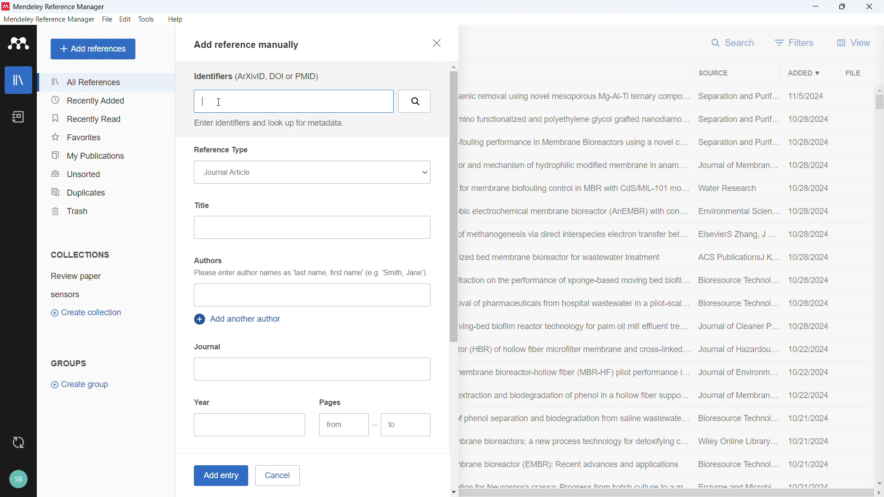 The width and height of the screenshot is (884, 497). Describe the element at coordinates (852, 72) in the screenshot. I see `File ` at that location.